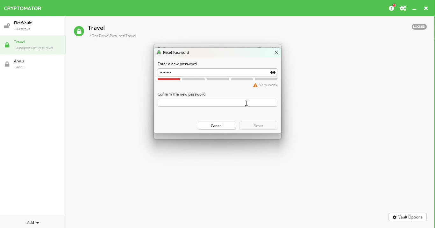 The image size is (435, 228). What do you see at coordinates (35, 46) in the screenshot?
I see `Travel` at bounding box center [35, 46].